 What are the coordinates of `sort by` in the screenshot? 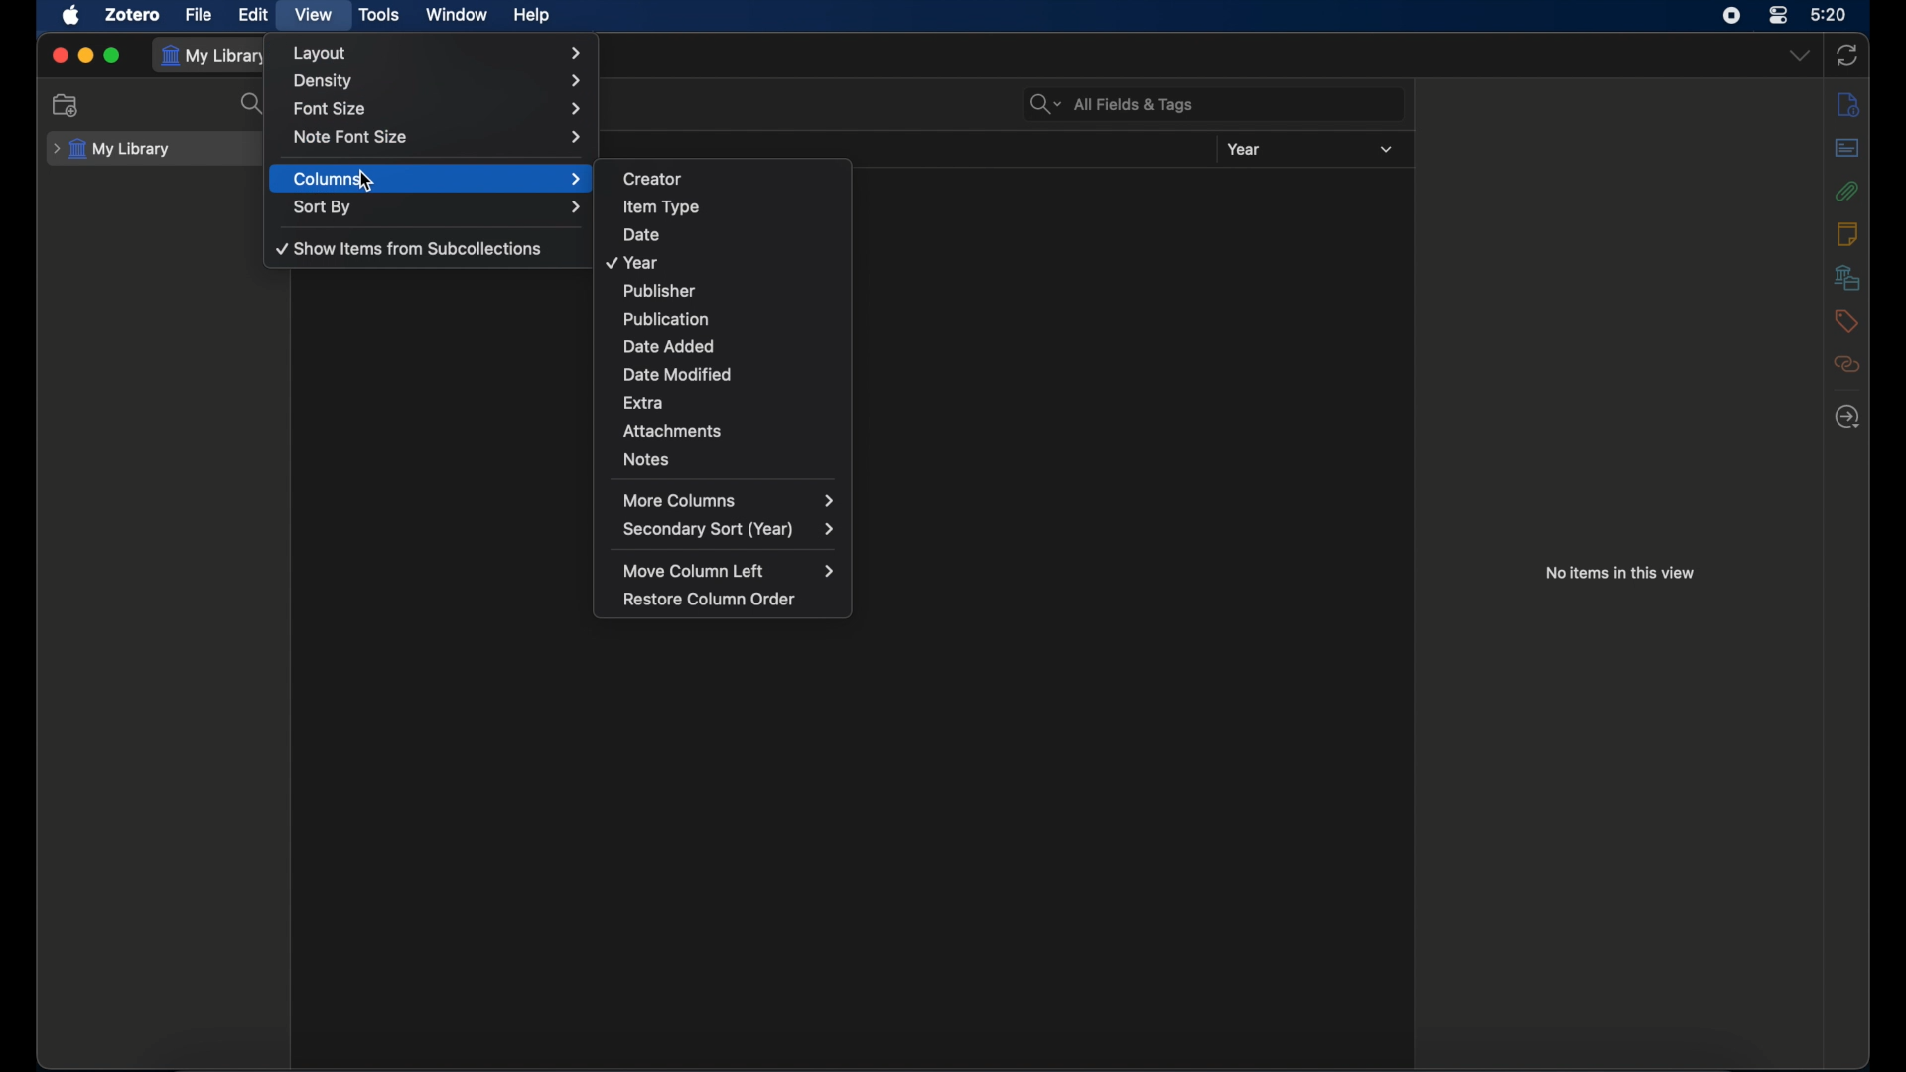 It's located at (439, 206).